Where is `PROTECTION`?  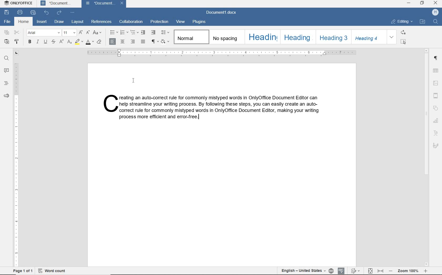 PROTECTION is located at coordinates (159, 21).